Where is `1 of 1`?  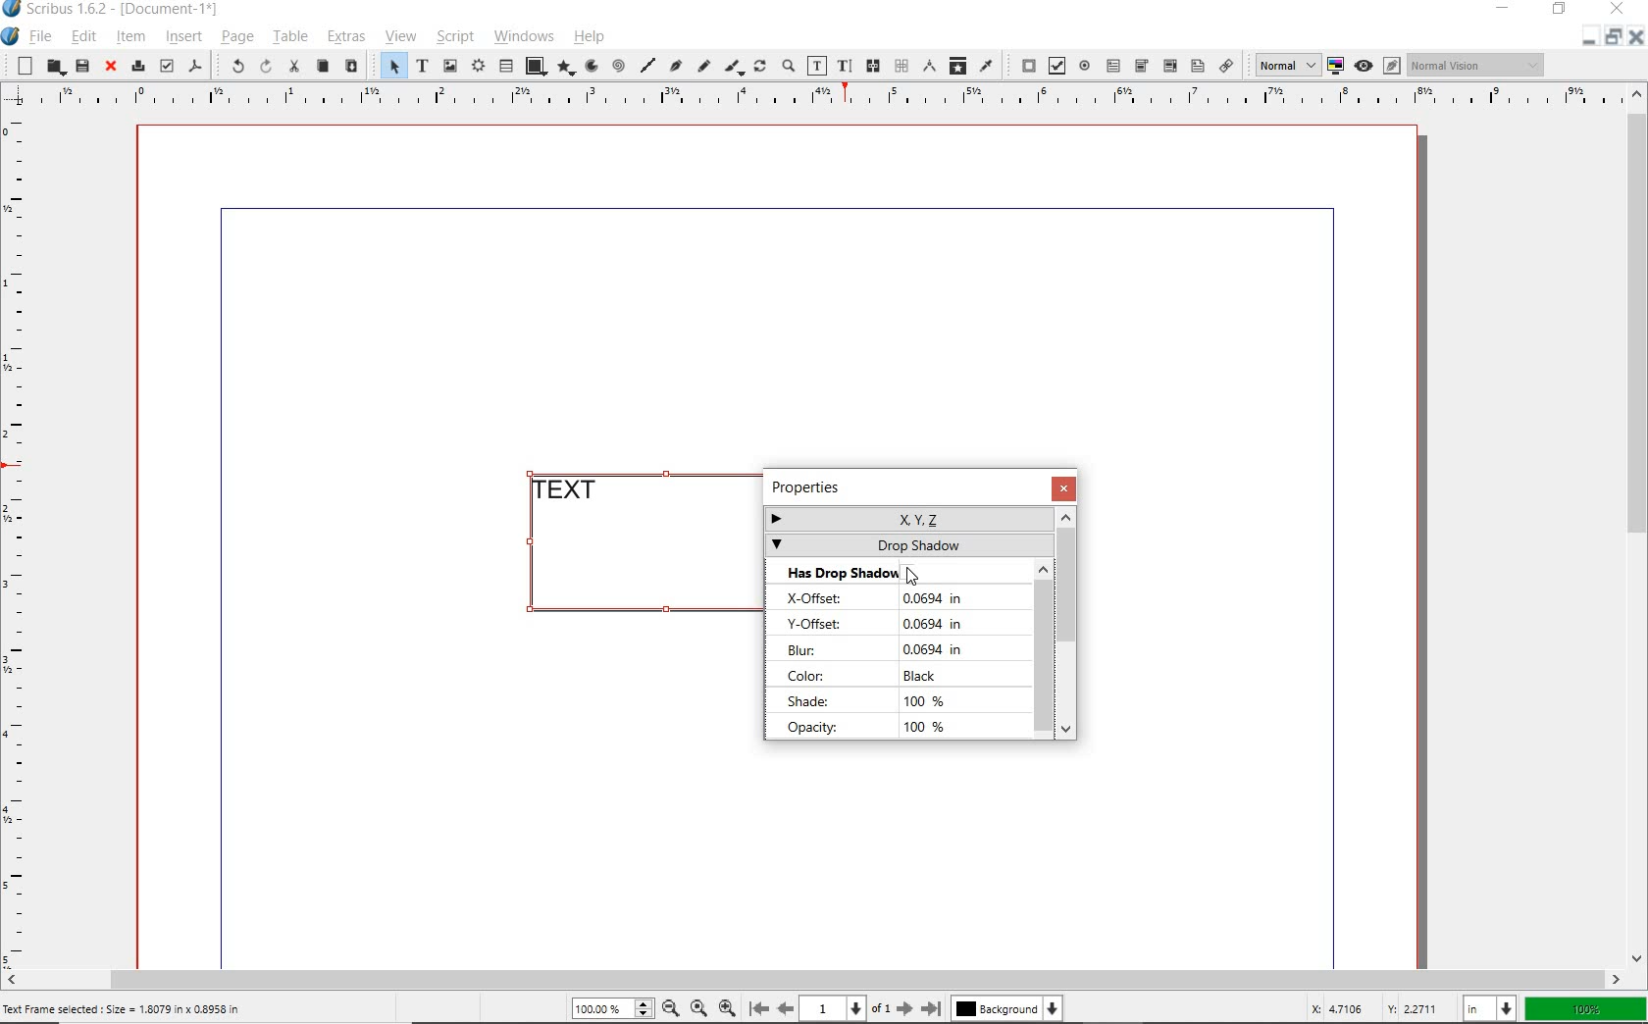 1 of 1 is located at coordinates (849, 1009).